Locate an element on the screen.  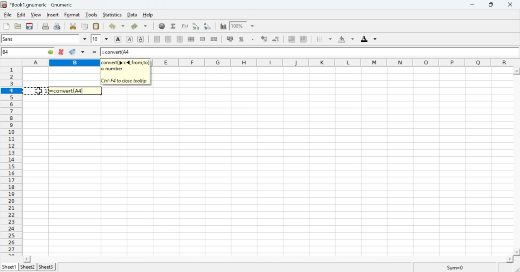
Sort into descending is located at coordinates (208, 26).